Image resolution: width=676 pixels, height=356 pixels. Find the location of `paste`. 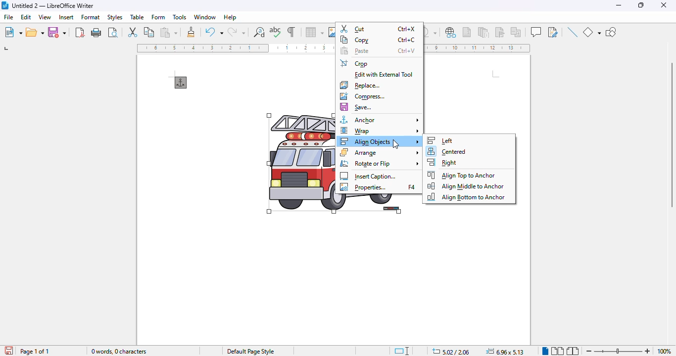

paste is located at coordinates (377, 51).